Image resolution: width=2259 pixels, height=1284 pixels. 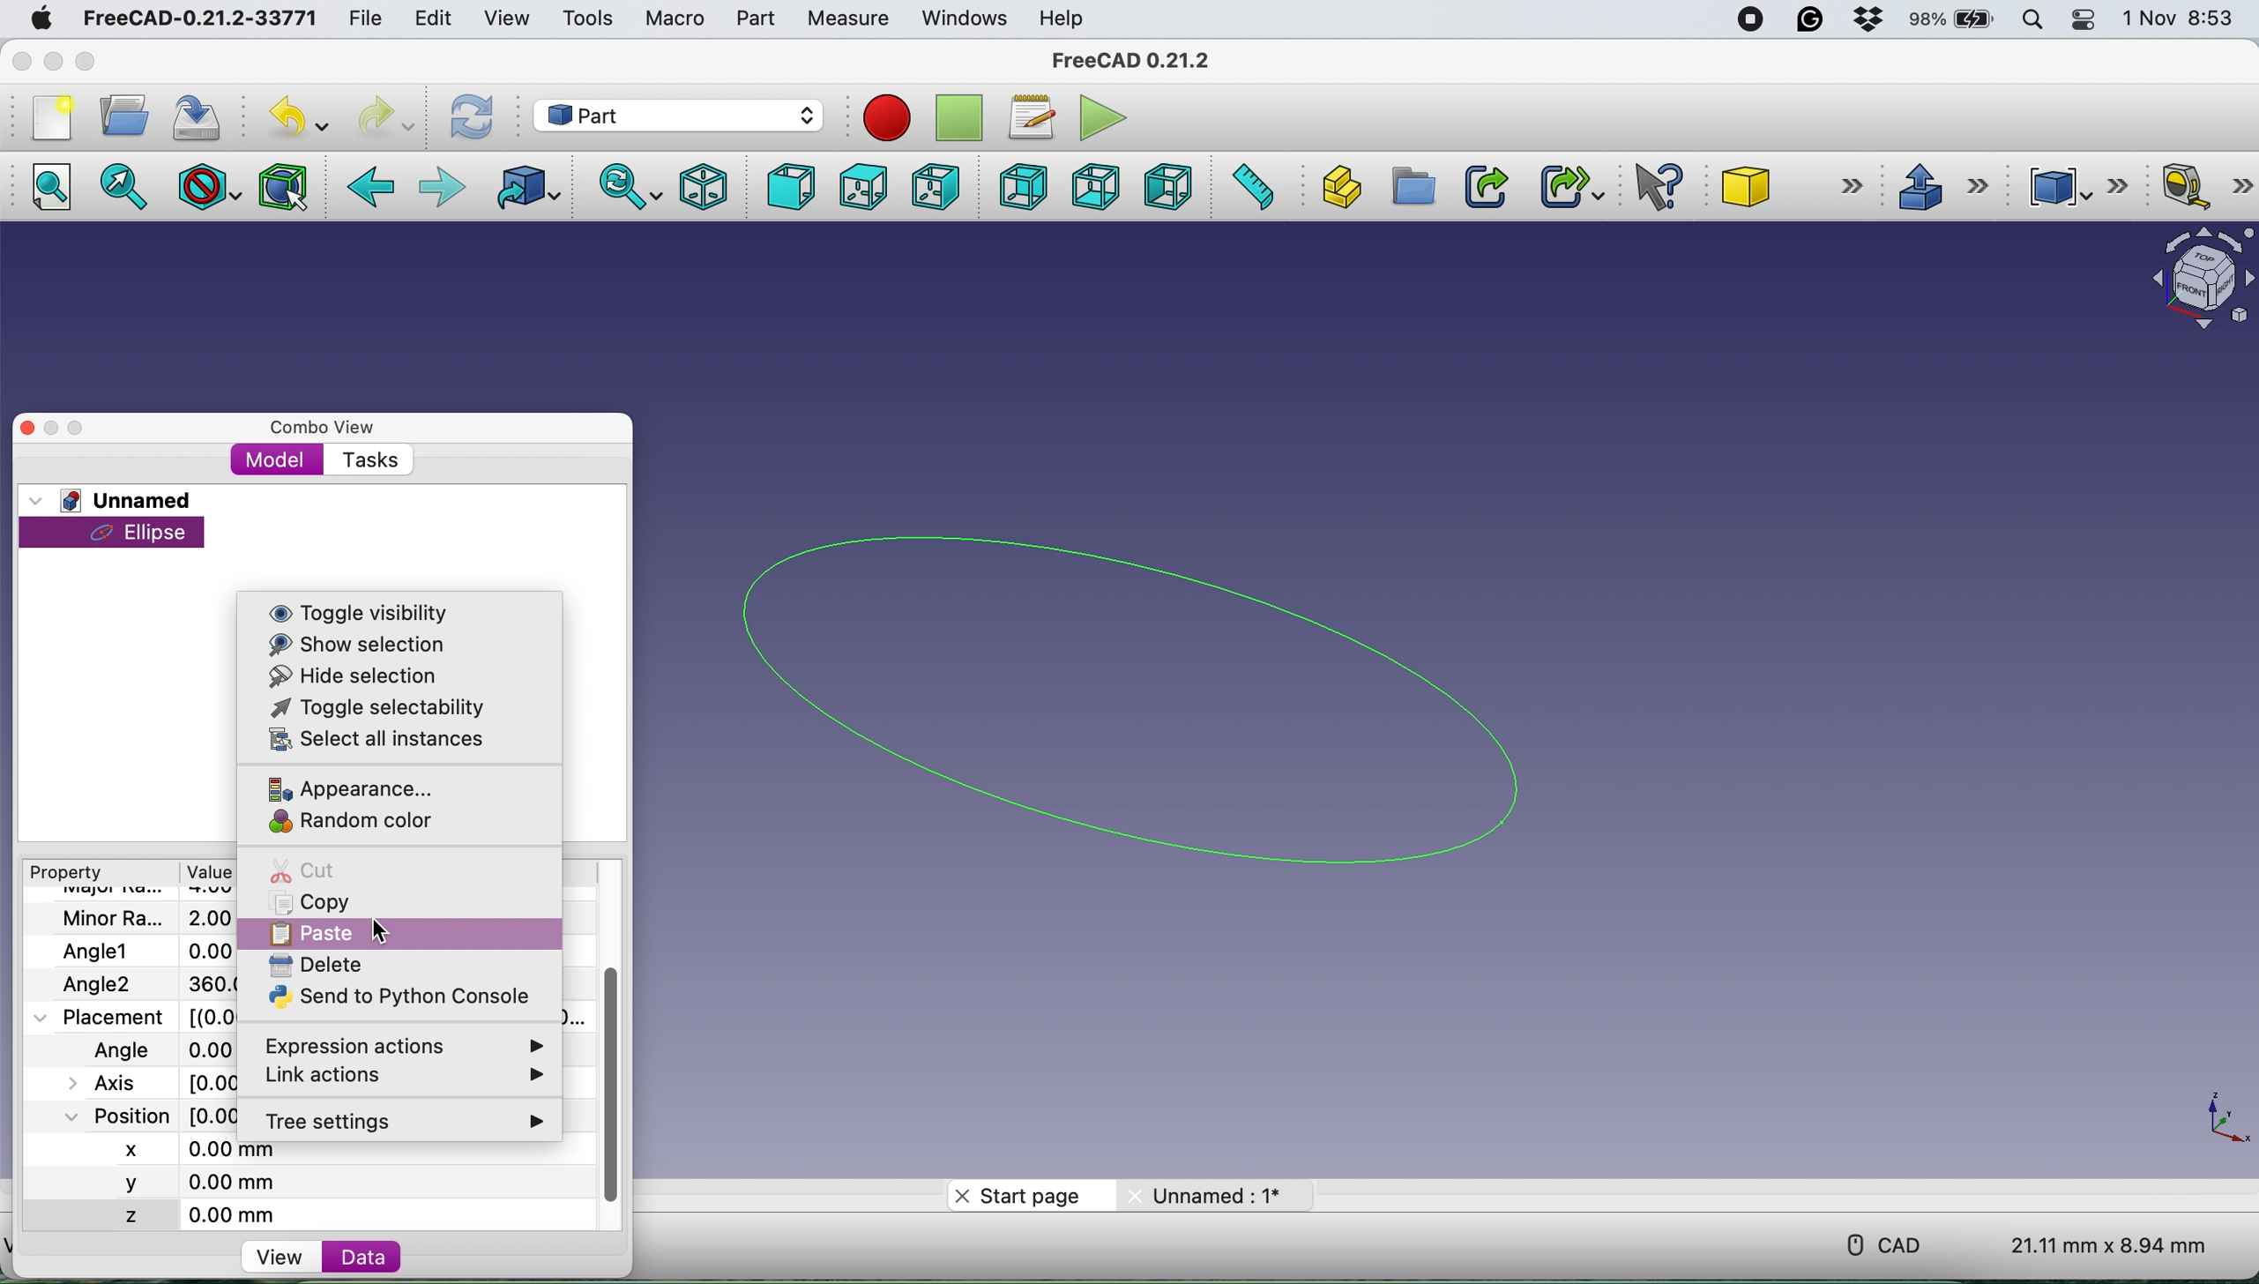 What do you see at coordinates (2080, 20) in the screenshot?
I see `control center` at bounding box center [2080, 20].